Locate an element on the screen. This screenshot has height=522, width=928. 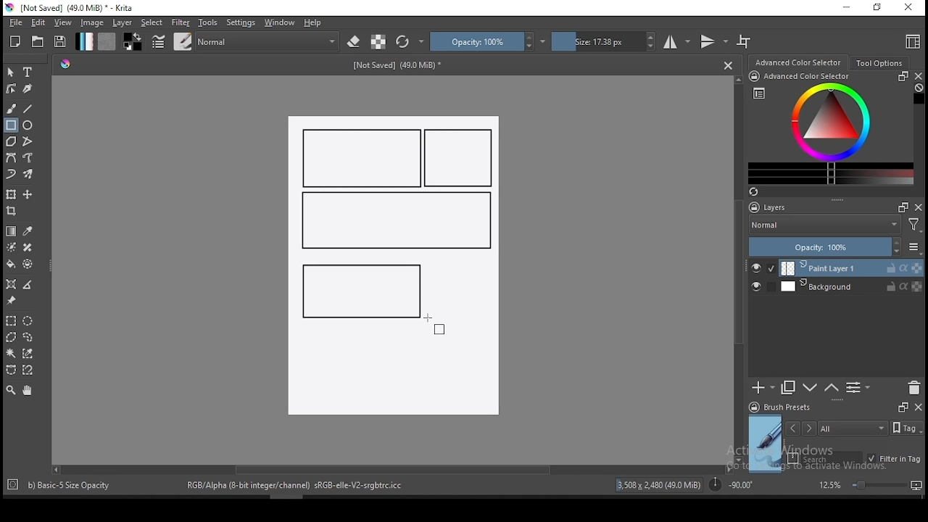
zoom tool is located at coordinates (11, 389).